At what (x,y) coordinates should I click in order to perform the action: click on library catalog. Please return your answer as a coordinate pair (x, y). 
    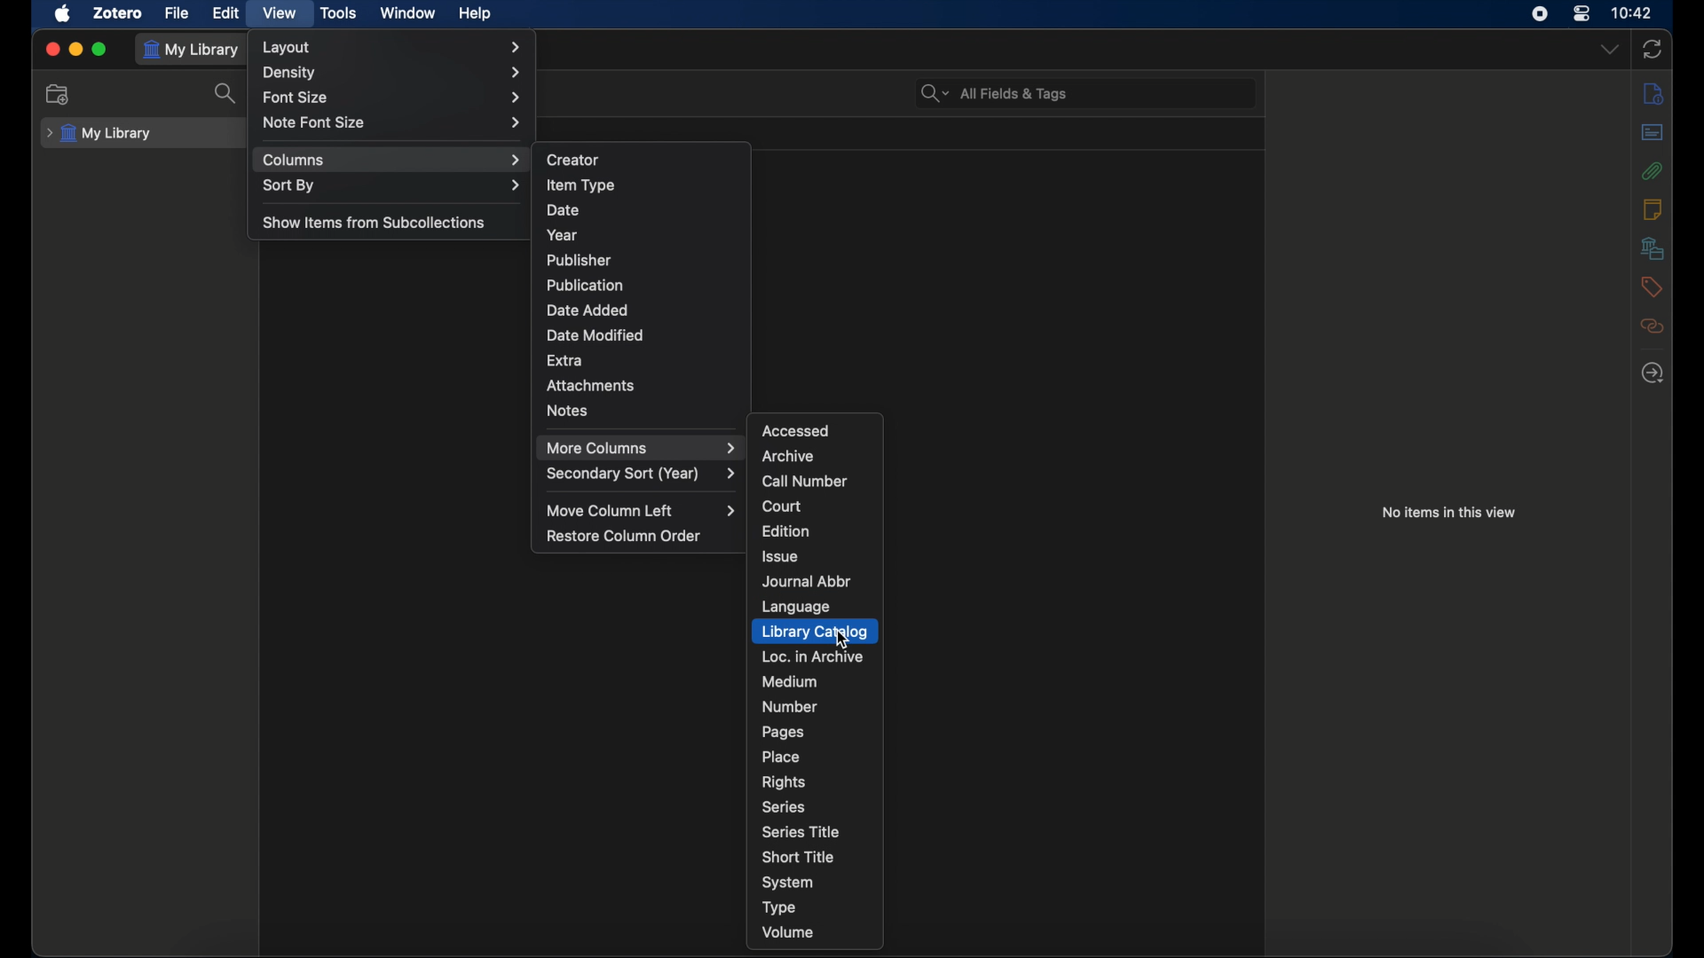
    Looking at the image, I should click on (814, 632).